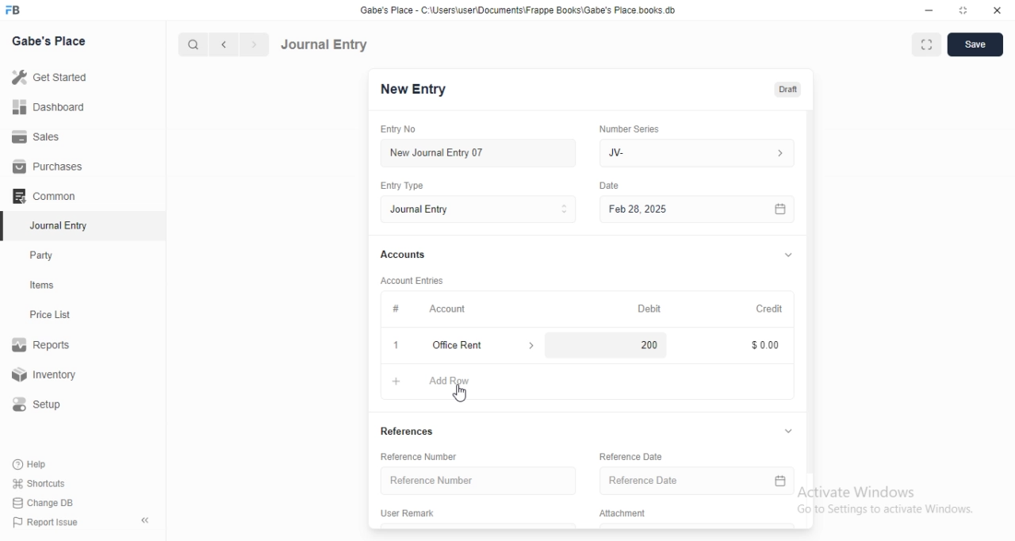  What do you see at coordinates (477, 209) in the screenshot?
I see `Entry Type` at bounding box center [477, 209].